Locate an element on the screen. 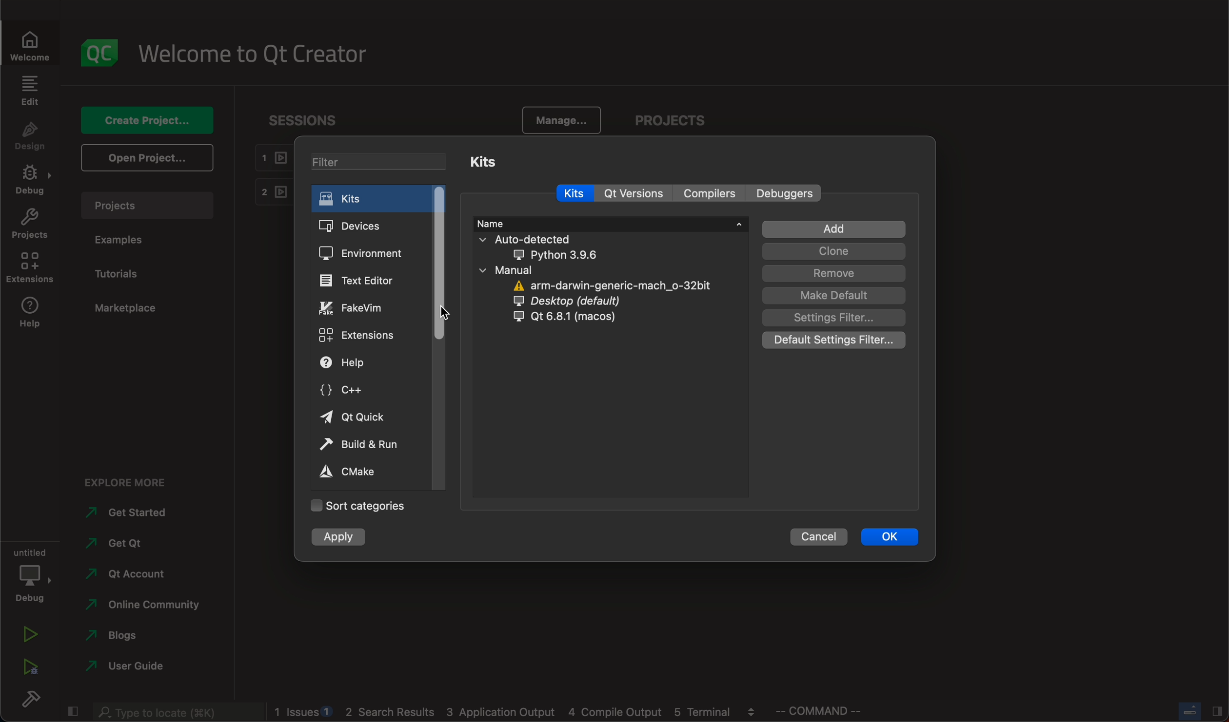 The height and width of the screenshot is (722, 1229). defULT is located at coordinates (836, 342).